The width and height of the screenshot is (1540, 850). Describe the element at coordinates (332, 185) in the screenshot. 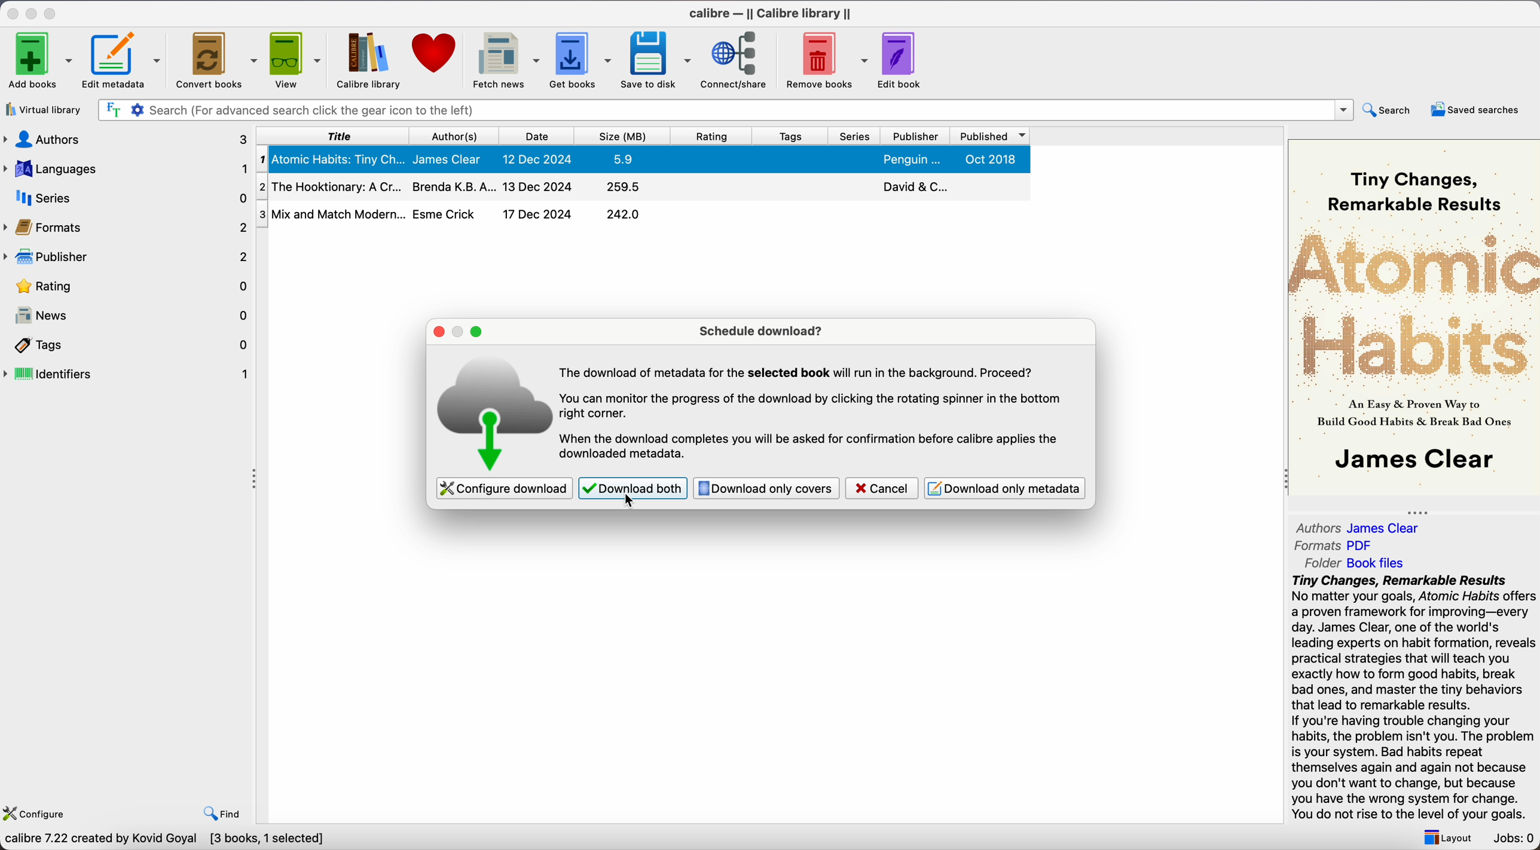

I see `The Hooktionary: A Cr...` at that location.